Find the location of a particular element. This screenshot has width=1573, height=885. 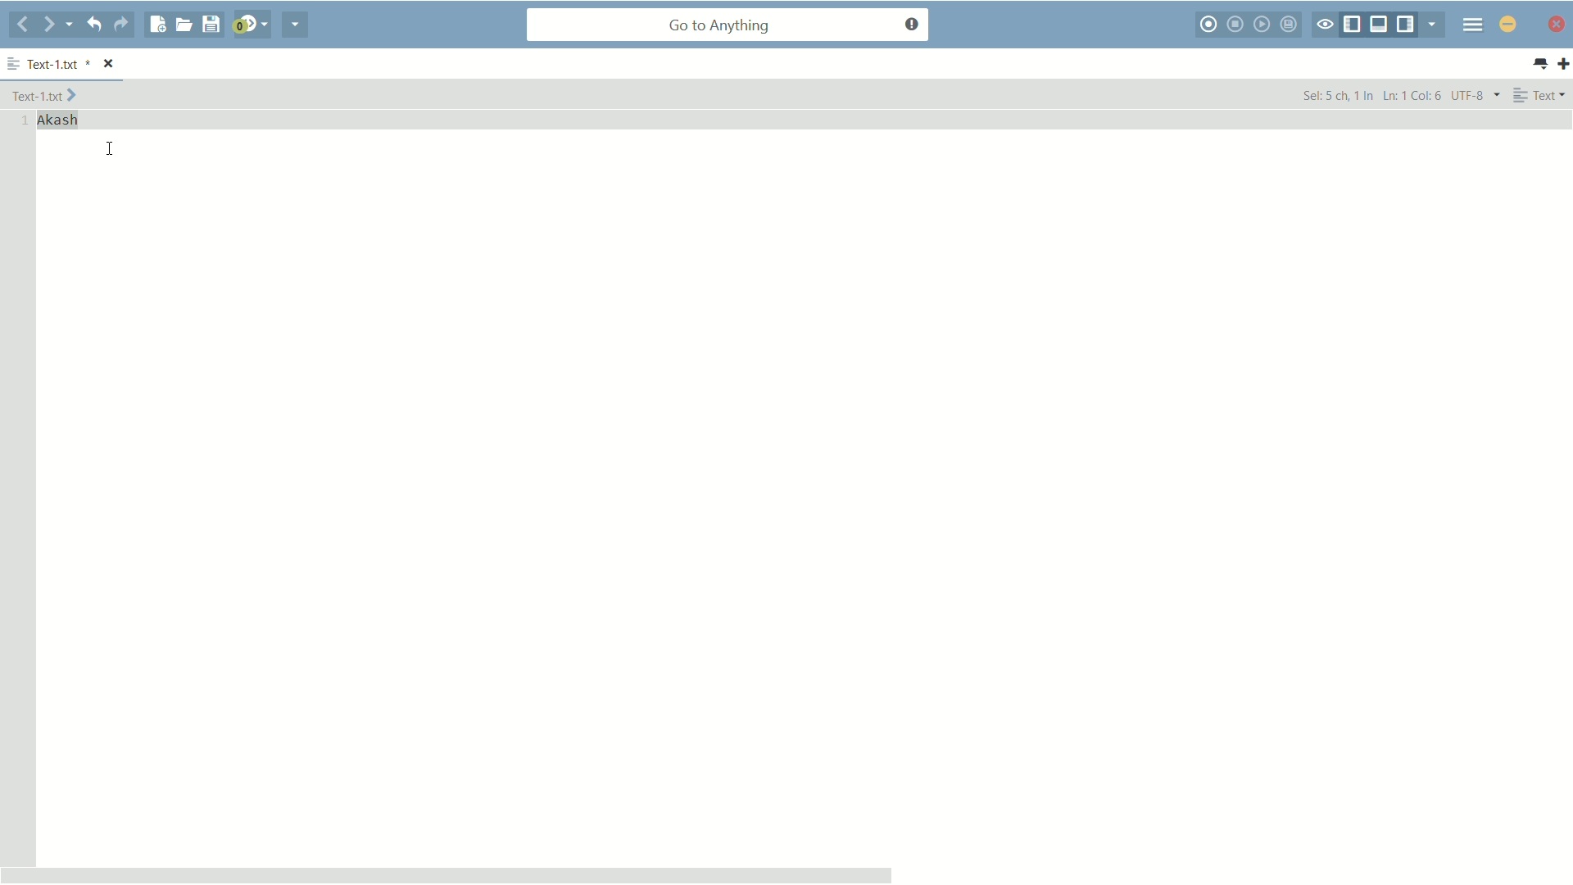

file type is located at coordinates (1540, 94).